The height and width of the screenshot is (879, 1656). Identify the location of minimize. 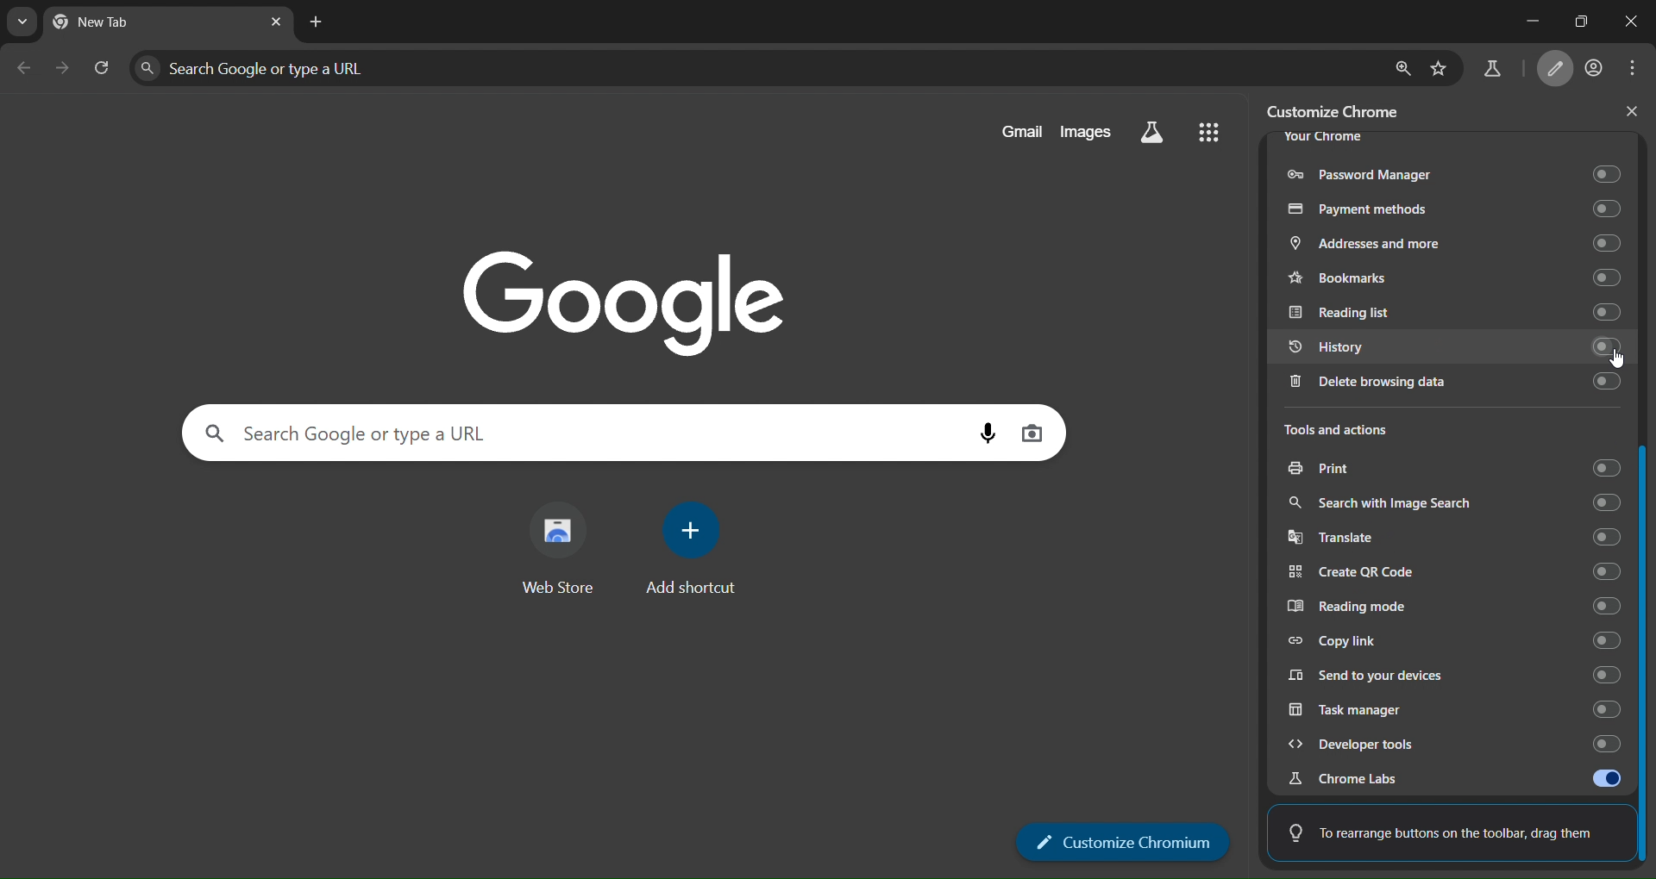
(1514, 22).